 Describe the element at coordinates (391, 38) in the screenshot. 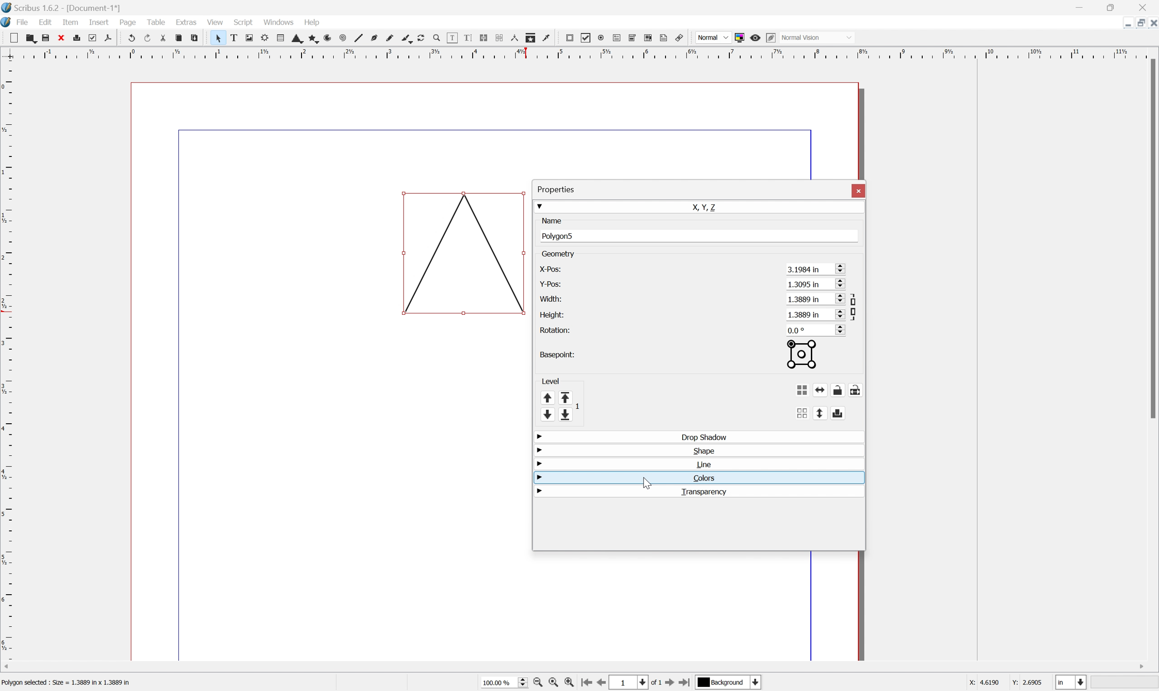

I see `Freehand line` at that location.